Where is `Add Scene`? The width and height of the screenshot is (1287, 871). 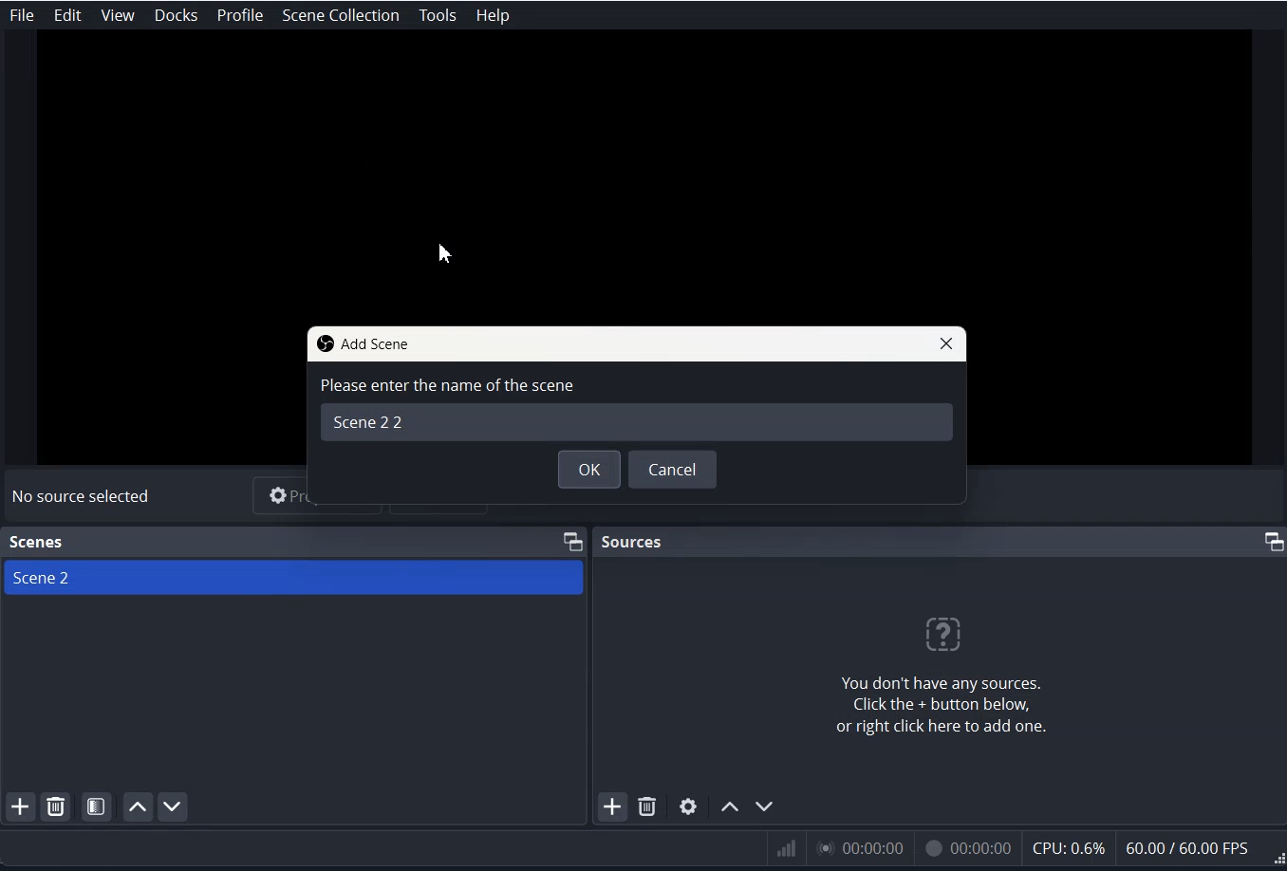
Add Scene is located at coordinates (18, 807).